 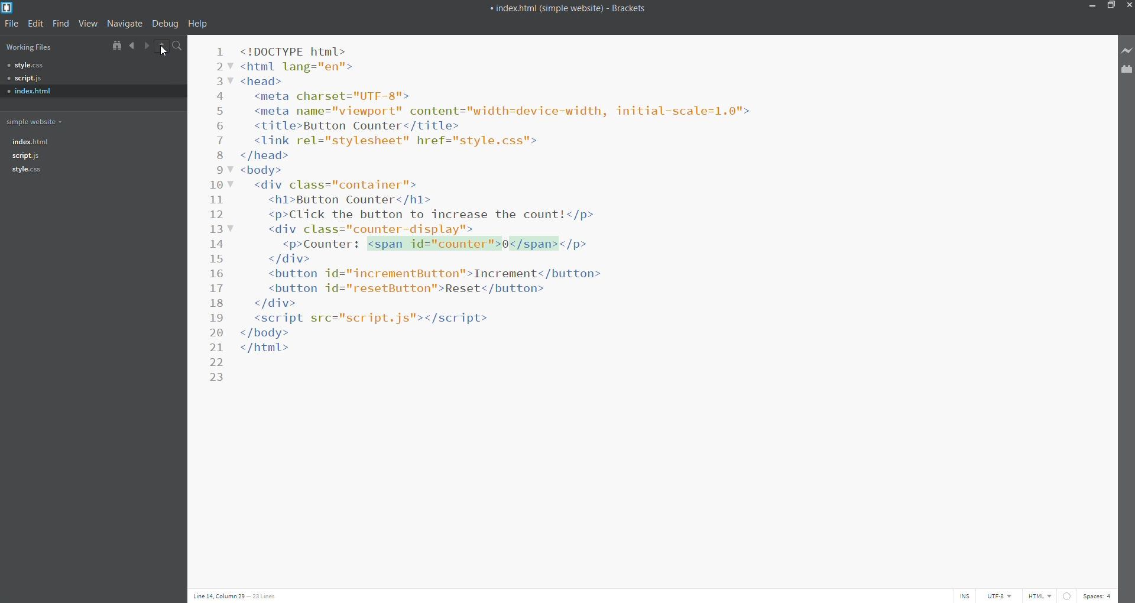 What do you see at coordinates (37, 121) in the screenshot?
I see `simple website` at bounding box center [37, 121].